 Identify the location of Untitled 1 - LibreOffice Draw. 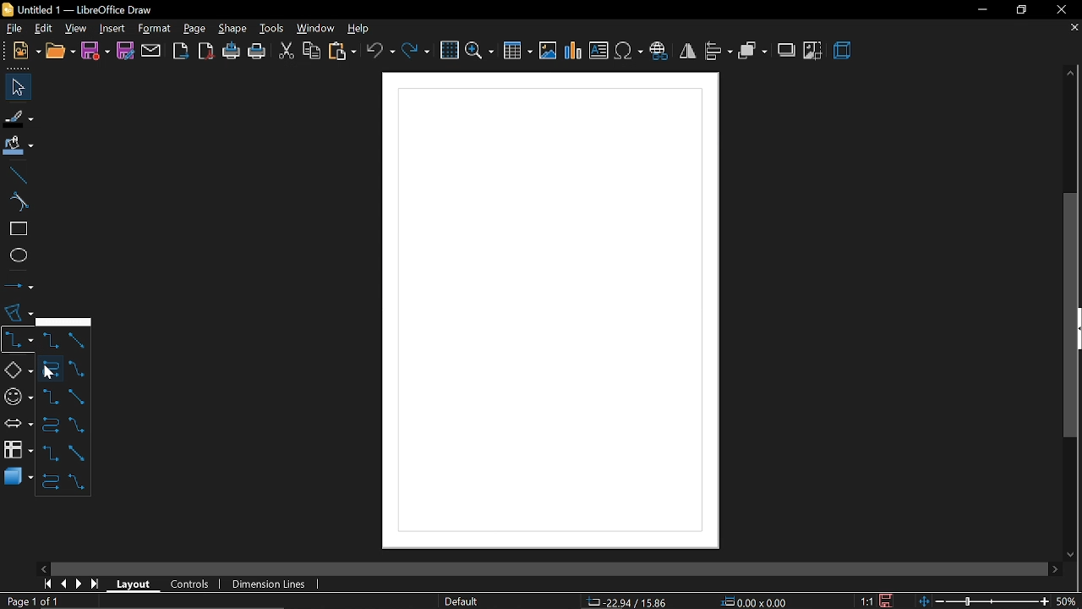
(79, 9).